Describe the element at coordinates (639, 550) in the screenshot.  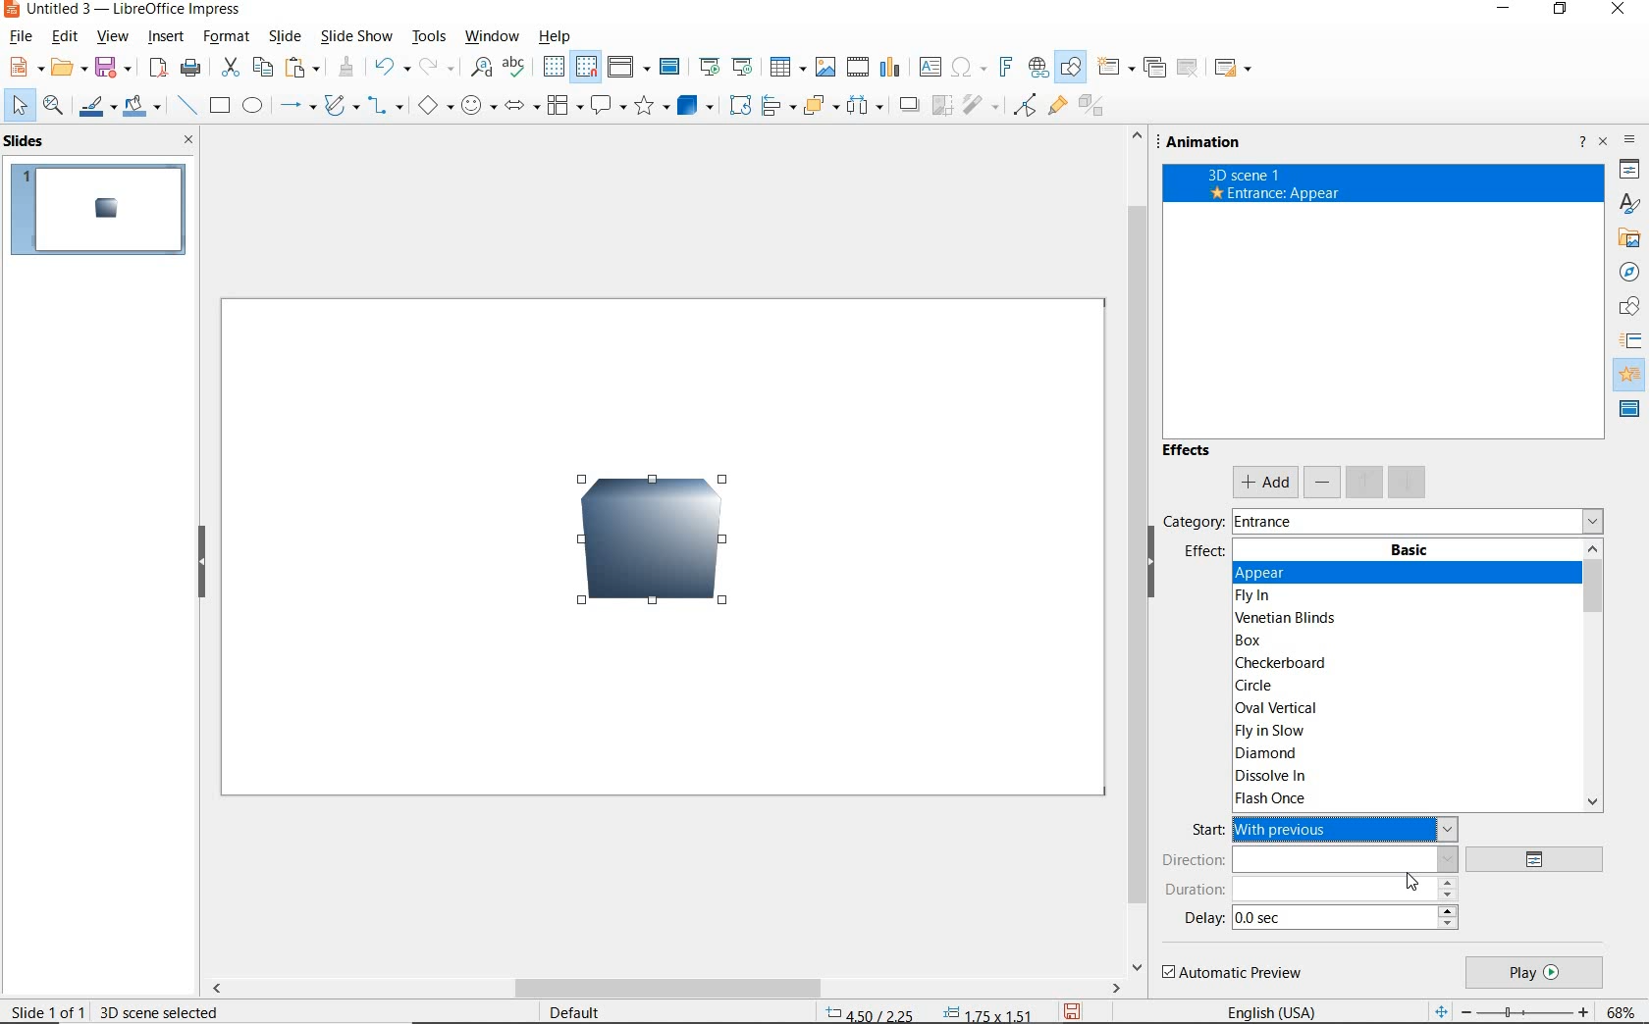
I see `3D Image` at that location.